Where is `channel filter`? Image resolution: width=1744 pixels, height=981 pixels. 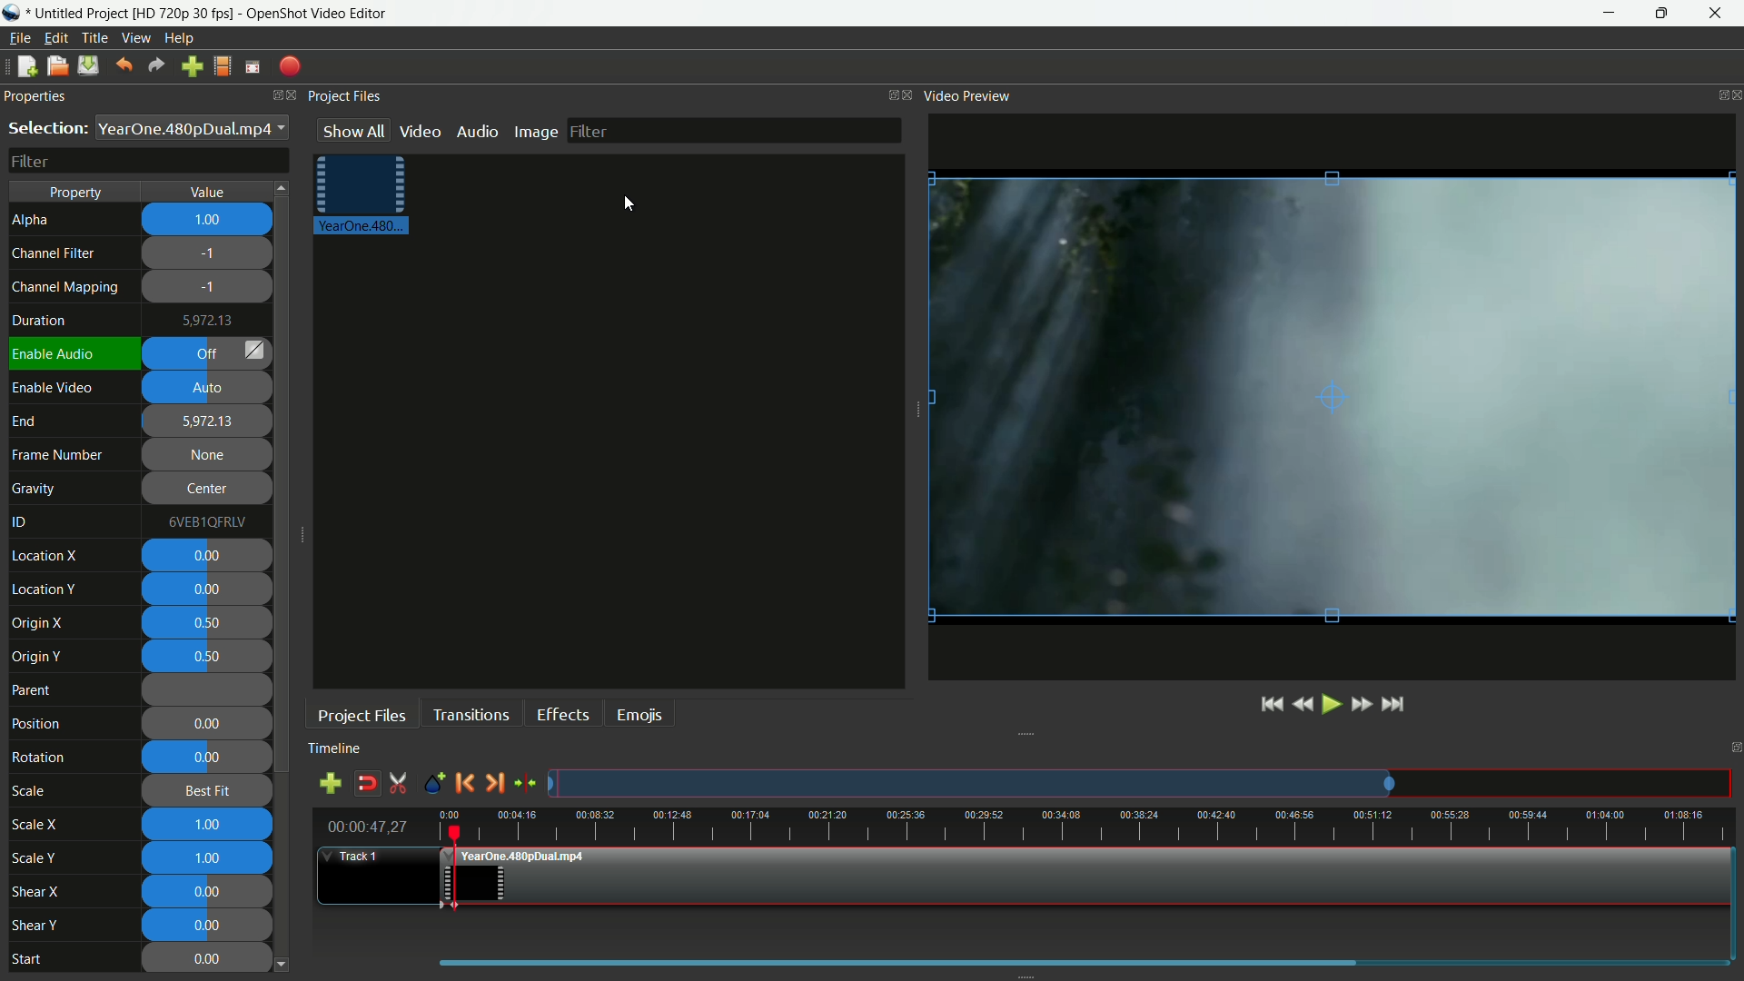
channel filter is located at coordinates (53, 253).